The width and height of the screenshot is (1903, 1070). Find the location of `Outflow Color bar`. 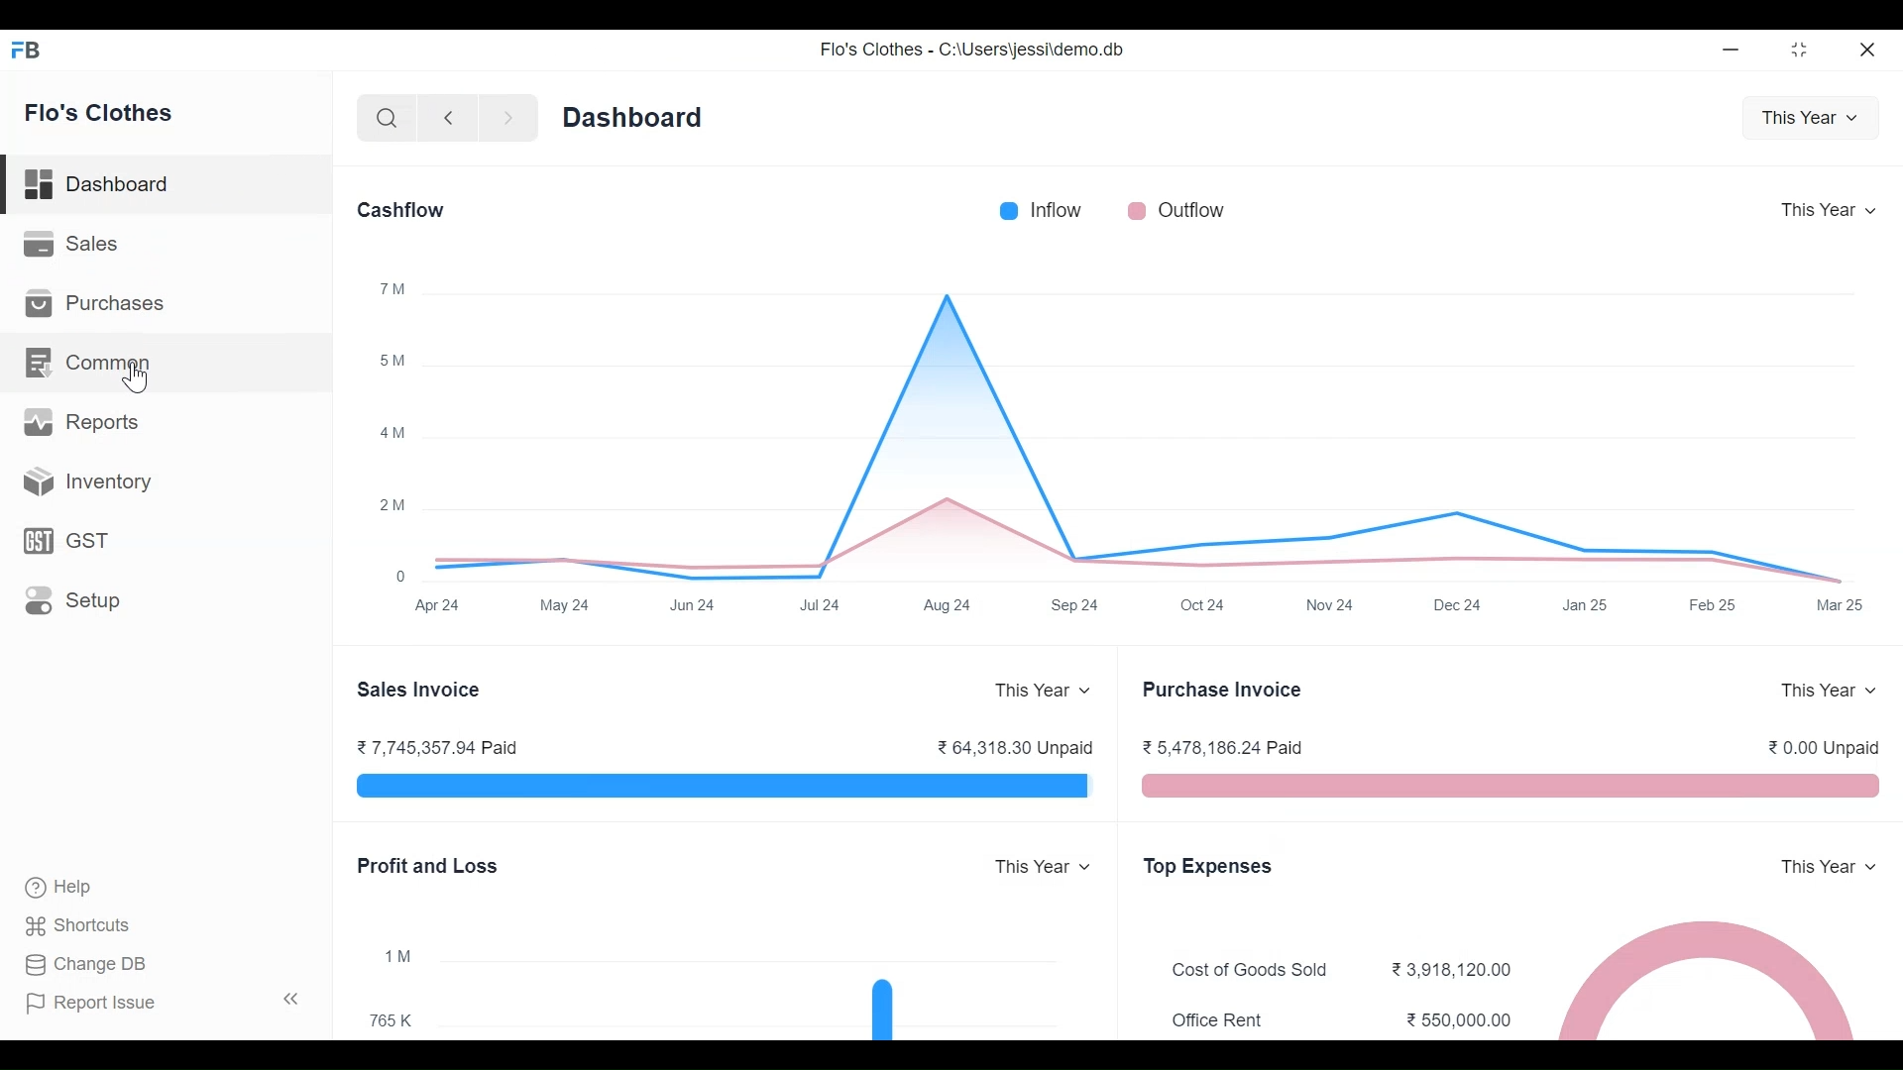

Outflow Color bar is located at coordinates (1134, 209).